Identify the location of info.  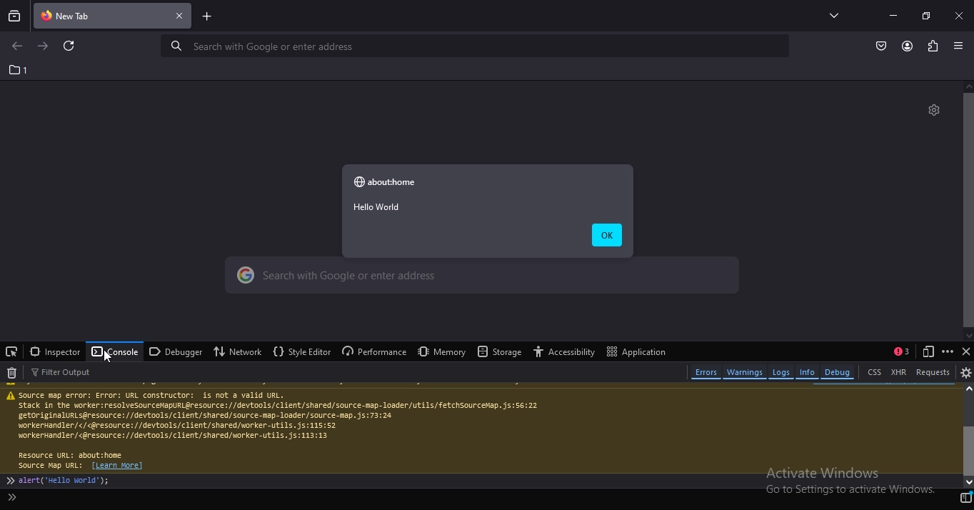
(807, 372).